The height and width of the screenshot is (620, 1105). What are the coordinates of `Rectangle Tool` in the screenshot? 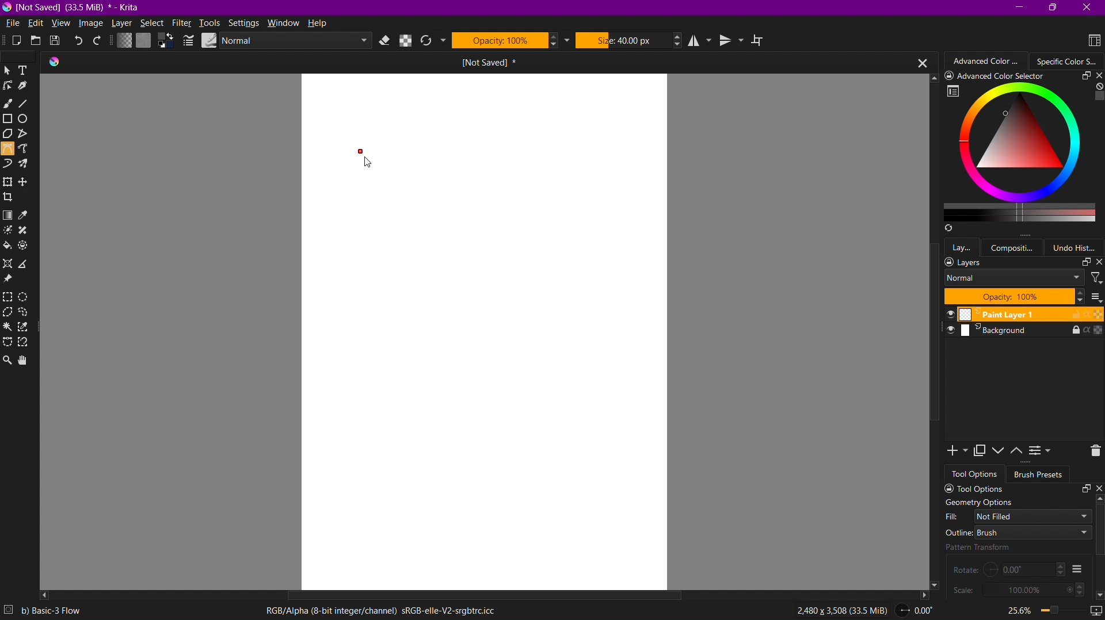 It's located at (10, 120).